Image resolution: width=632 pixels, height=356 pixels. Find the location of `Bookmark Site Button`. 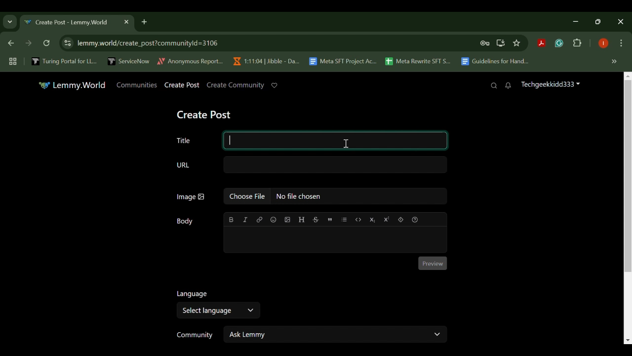

Bookmark Site Button is located at coordinates (516, 44).